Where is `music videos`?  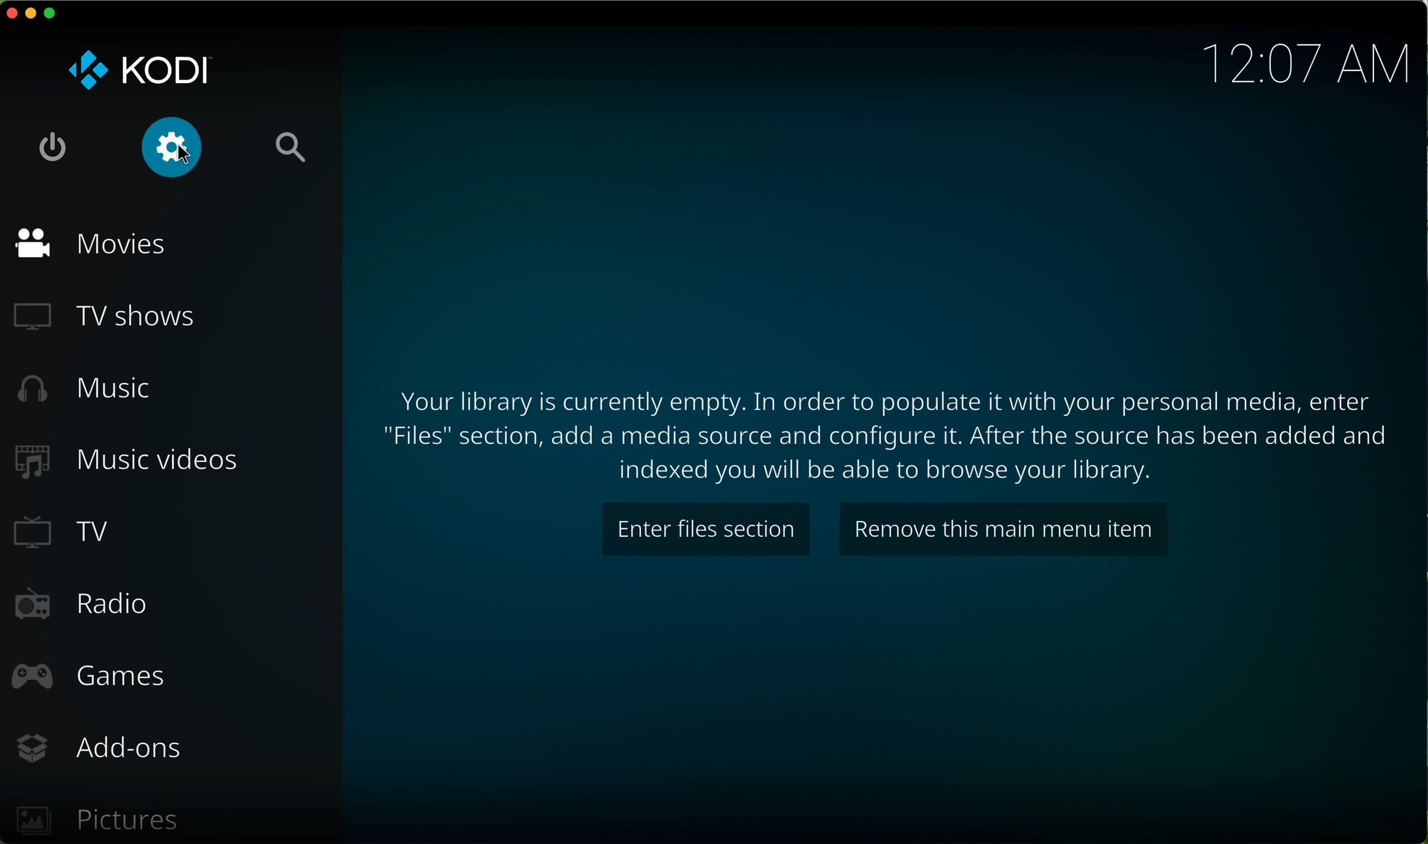 music videos is located at coordinates (127, 463).